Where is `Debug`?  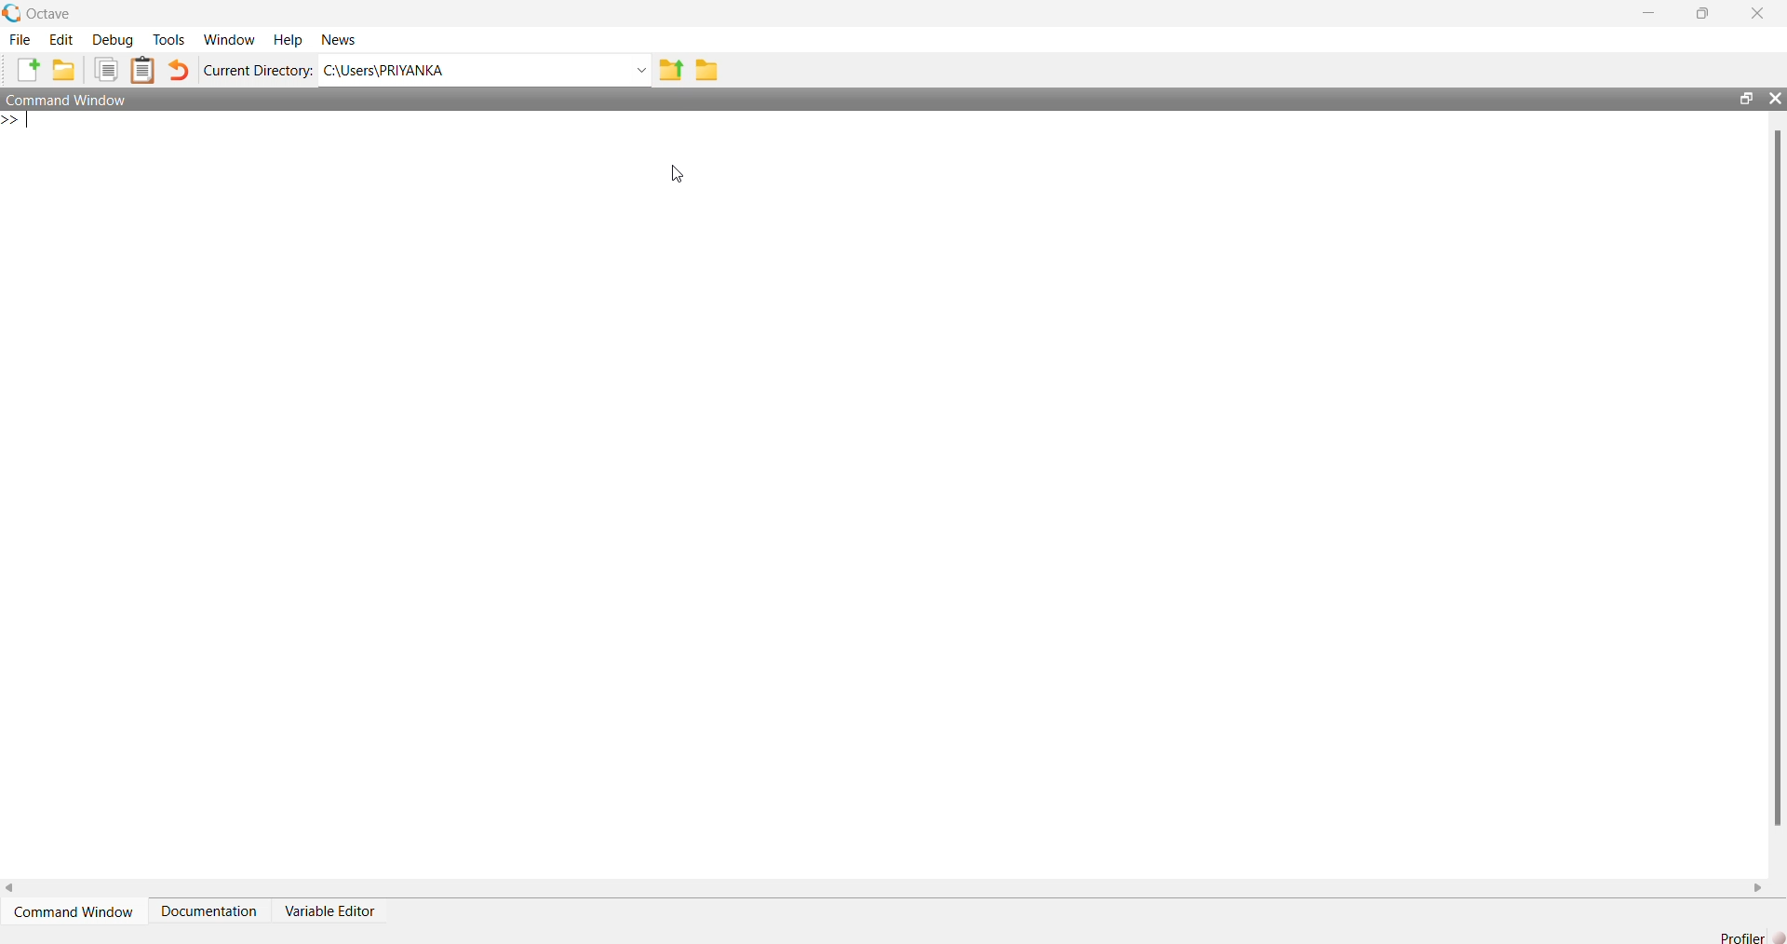 Debug is located at coordinates (113, 39).